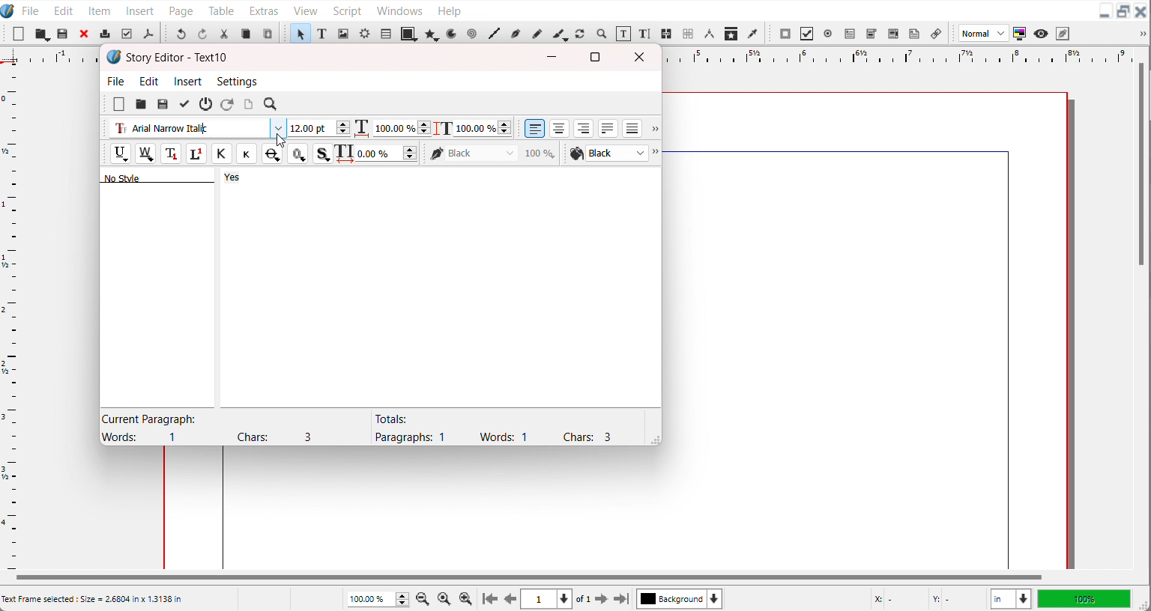 The width and height of the screenshot is (1151, 611). I want to click on Measurements, so click(709, 34).